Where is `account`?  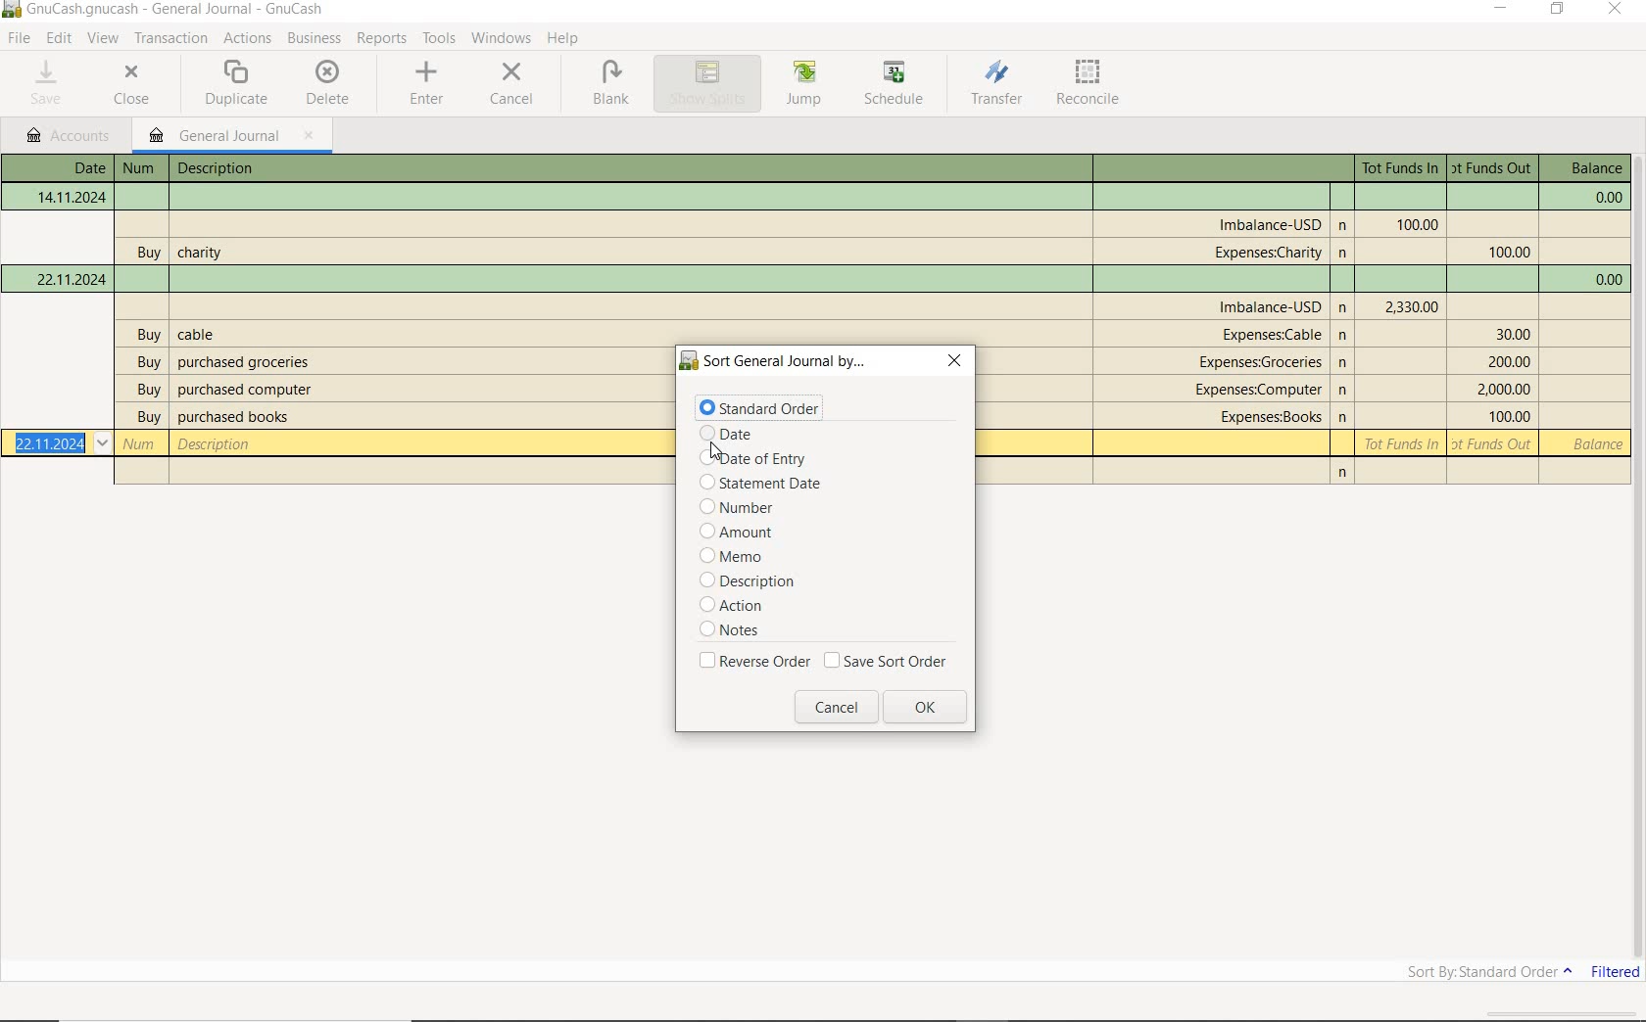 account is located at coordinates (1271, 306).